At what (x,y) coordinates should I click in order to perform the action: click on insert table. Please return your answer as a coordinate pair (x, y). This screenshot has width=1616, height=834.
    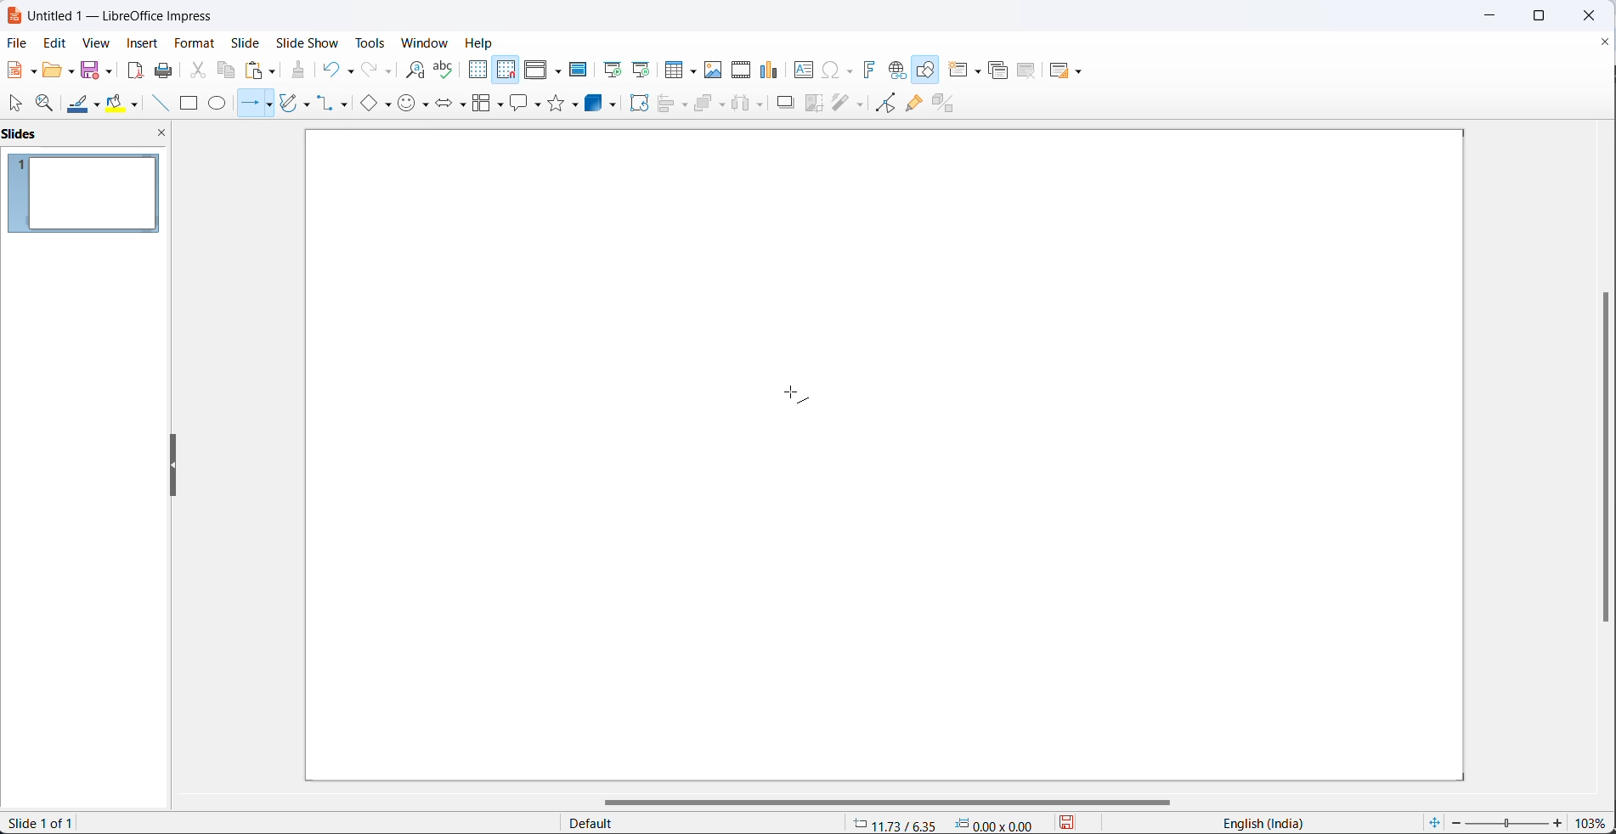
    Looking at the image, I should click on (678, 69).